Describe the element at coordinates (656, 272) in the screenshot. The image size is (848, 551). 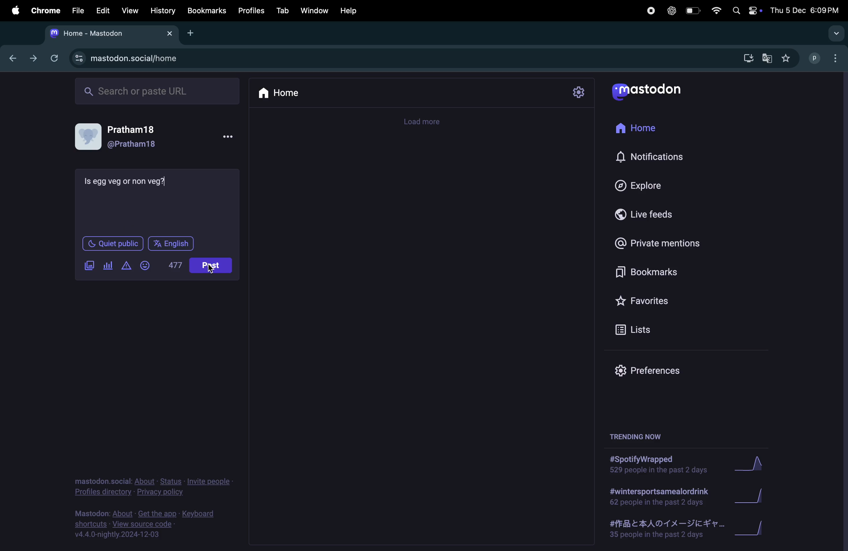
I see `Bookmarks` at that location.